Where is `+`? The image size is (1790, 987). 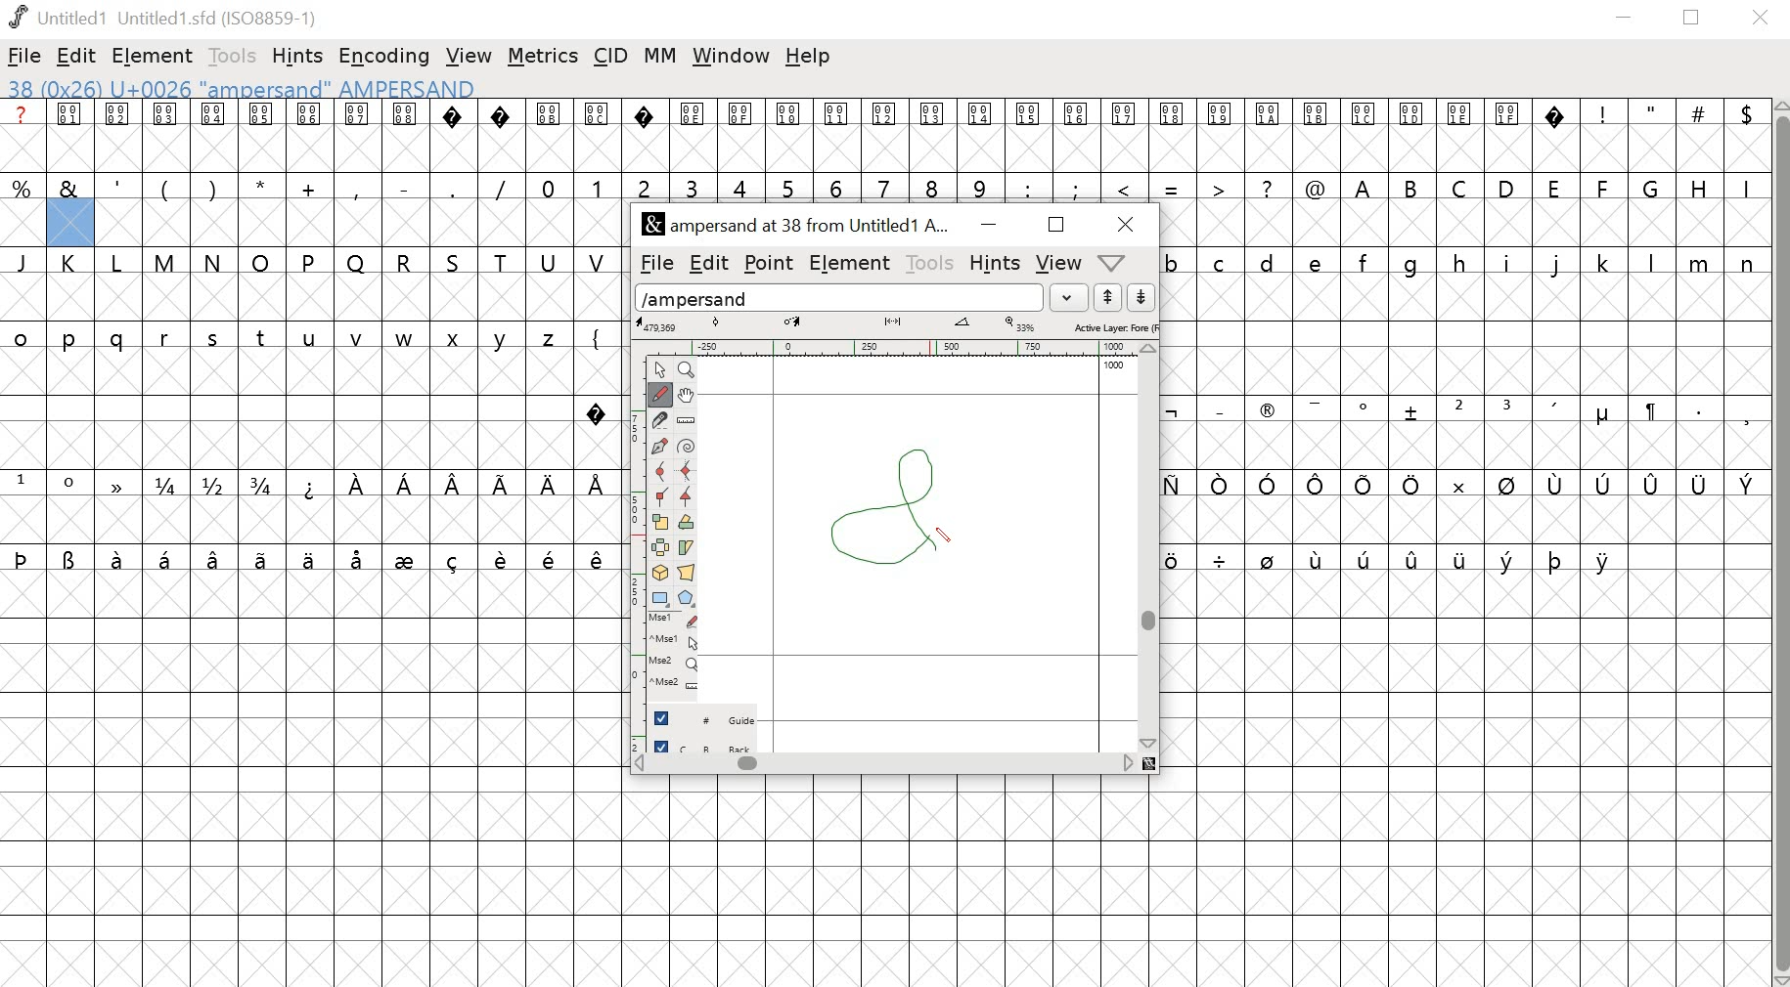
+ is located at coordinates (311, 187).